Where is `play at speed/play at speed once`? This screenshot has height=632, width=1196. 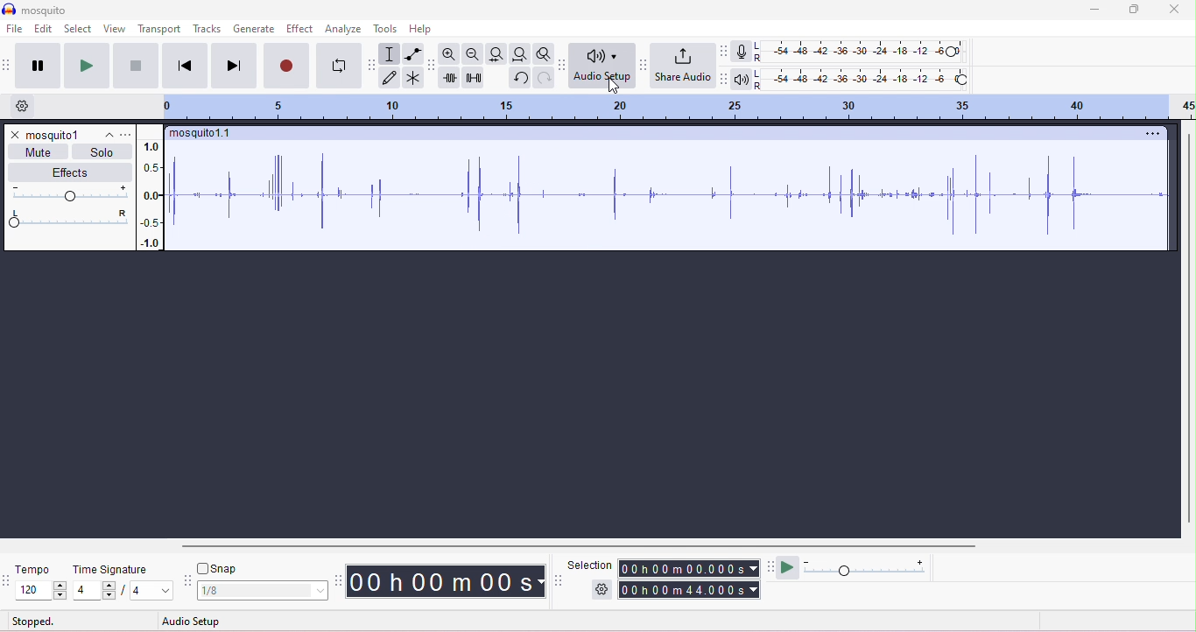
play at speed/play at speed once is located at coordinates (788, 565).